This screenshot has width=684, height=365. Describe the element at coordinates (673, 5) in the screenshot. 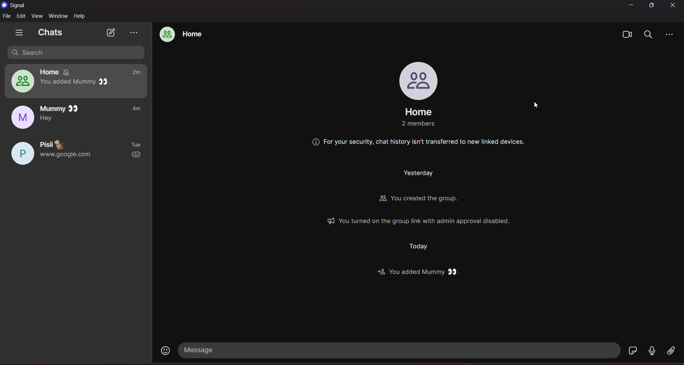

I see `close` at that location.